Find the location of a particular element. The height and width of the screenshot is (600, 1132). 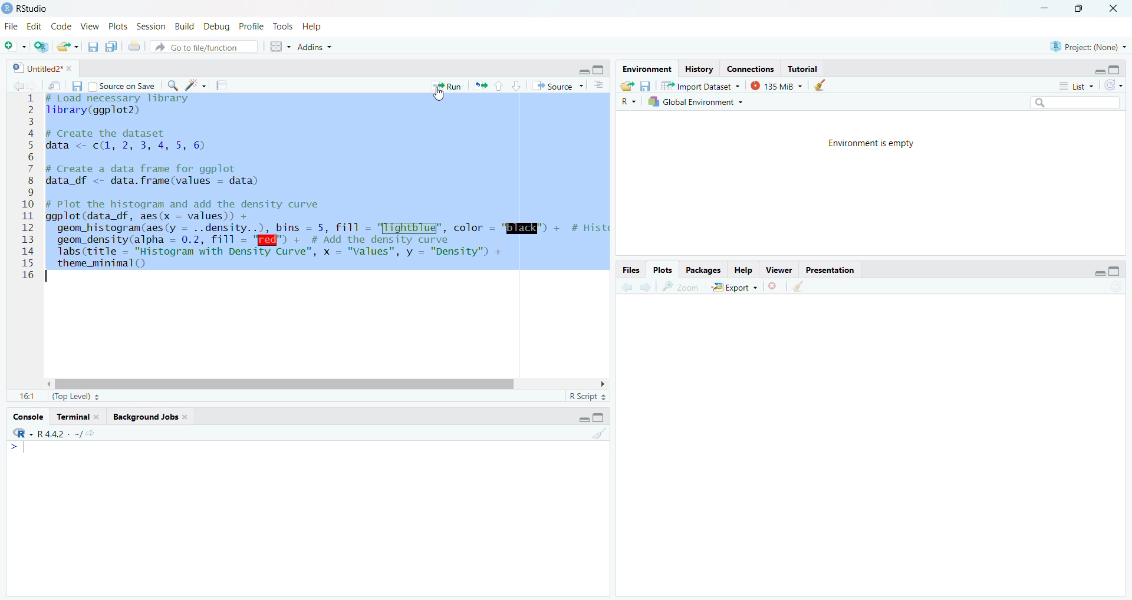

close is located at coordinates (97, 416).